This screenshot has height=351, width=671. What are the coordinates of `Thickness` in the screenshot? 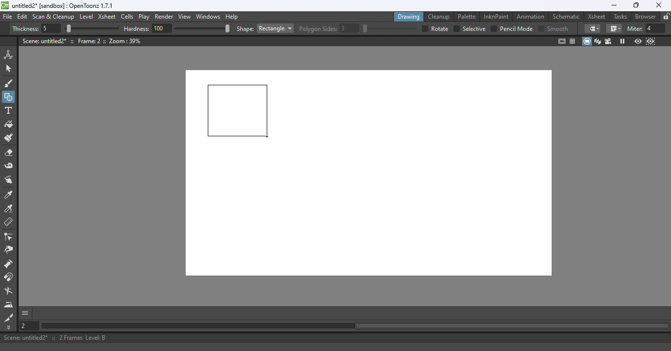 It's located at (25, 29).